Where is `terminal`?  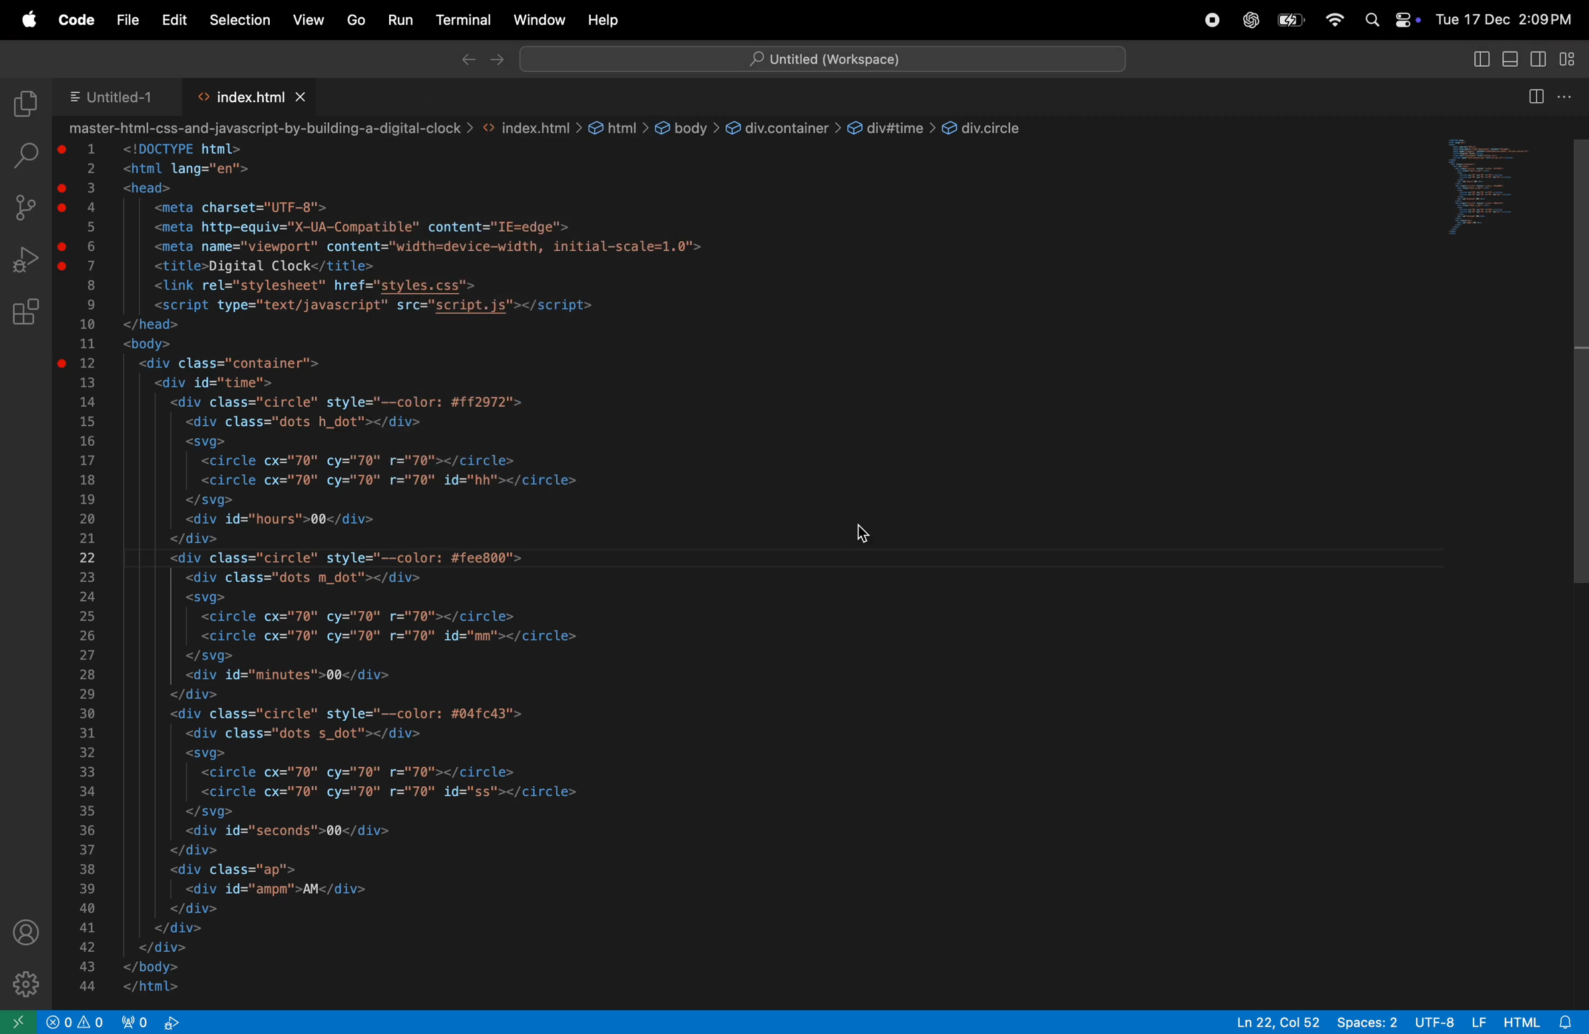 terminal is located at coordinates (463, 19).